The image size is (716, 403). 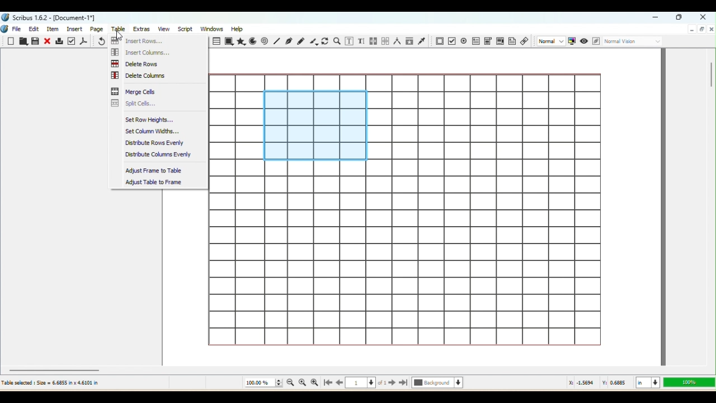 I want to click on Close, so click(x=48, y=41).